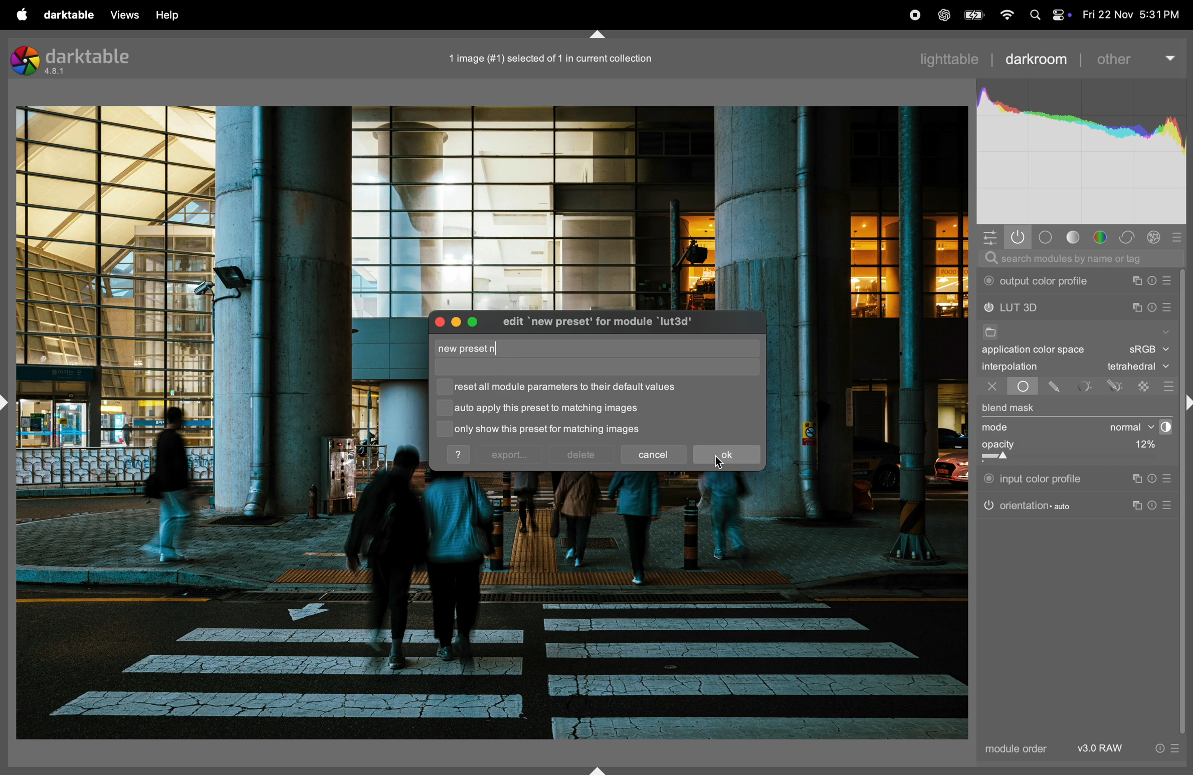 This screenshot has height=775, width=1193. I want to click on shift+ctrl+t, so click(595, 35).